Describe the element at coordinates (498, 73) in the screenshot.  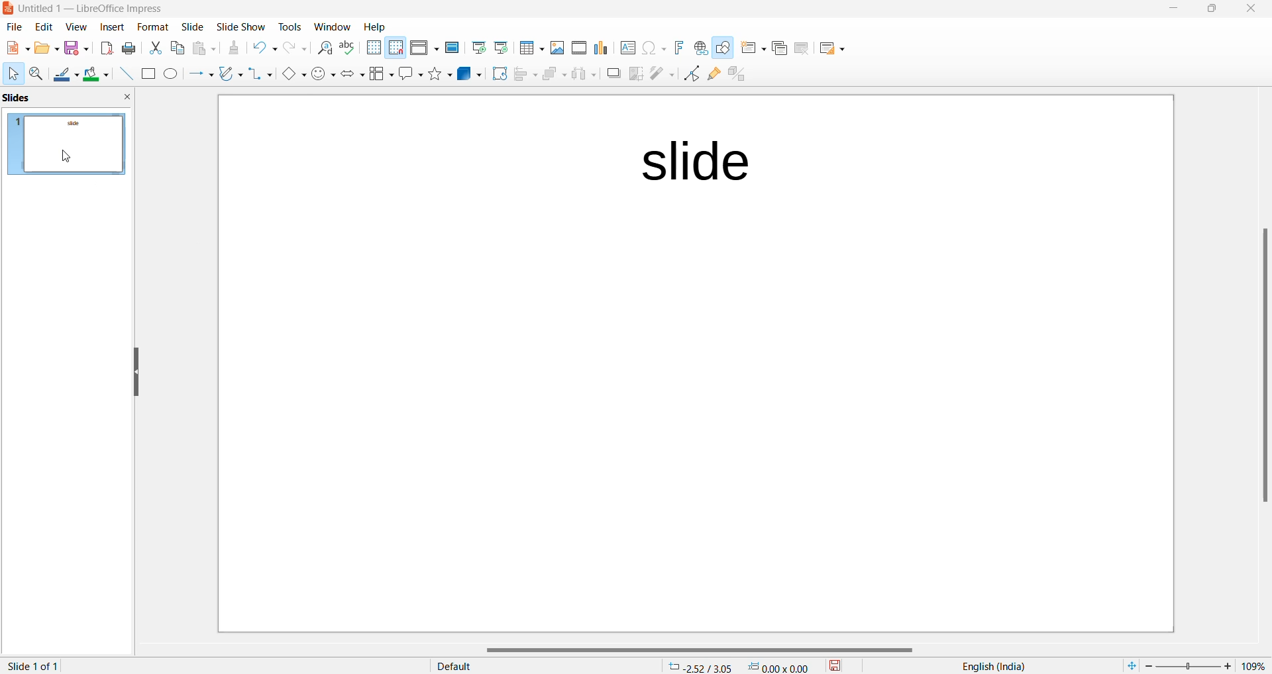
I see `rotate` at that location.